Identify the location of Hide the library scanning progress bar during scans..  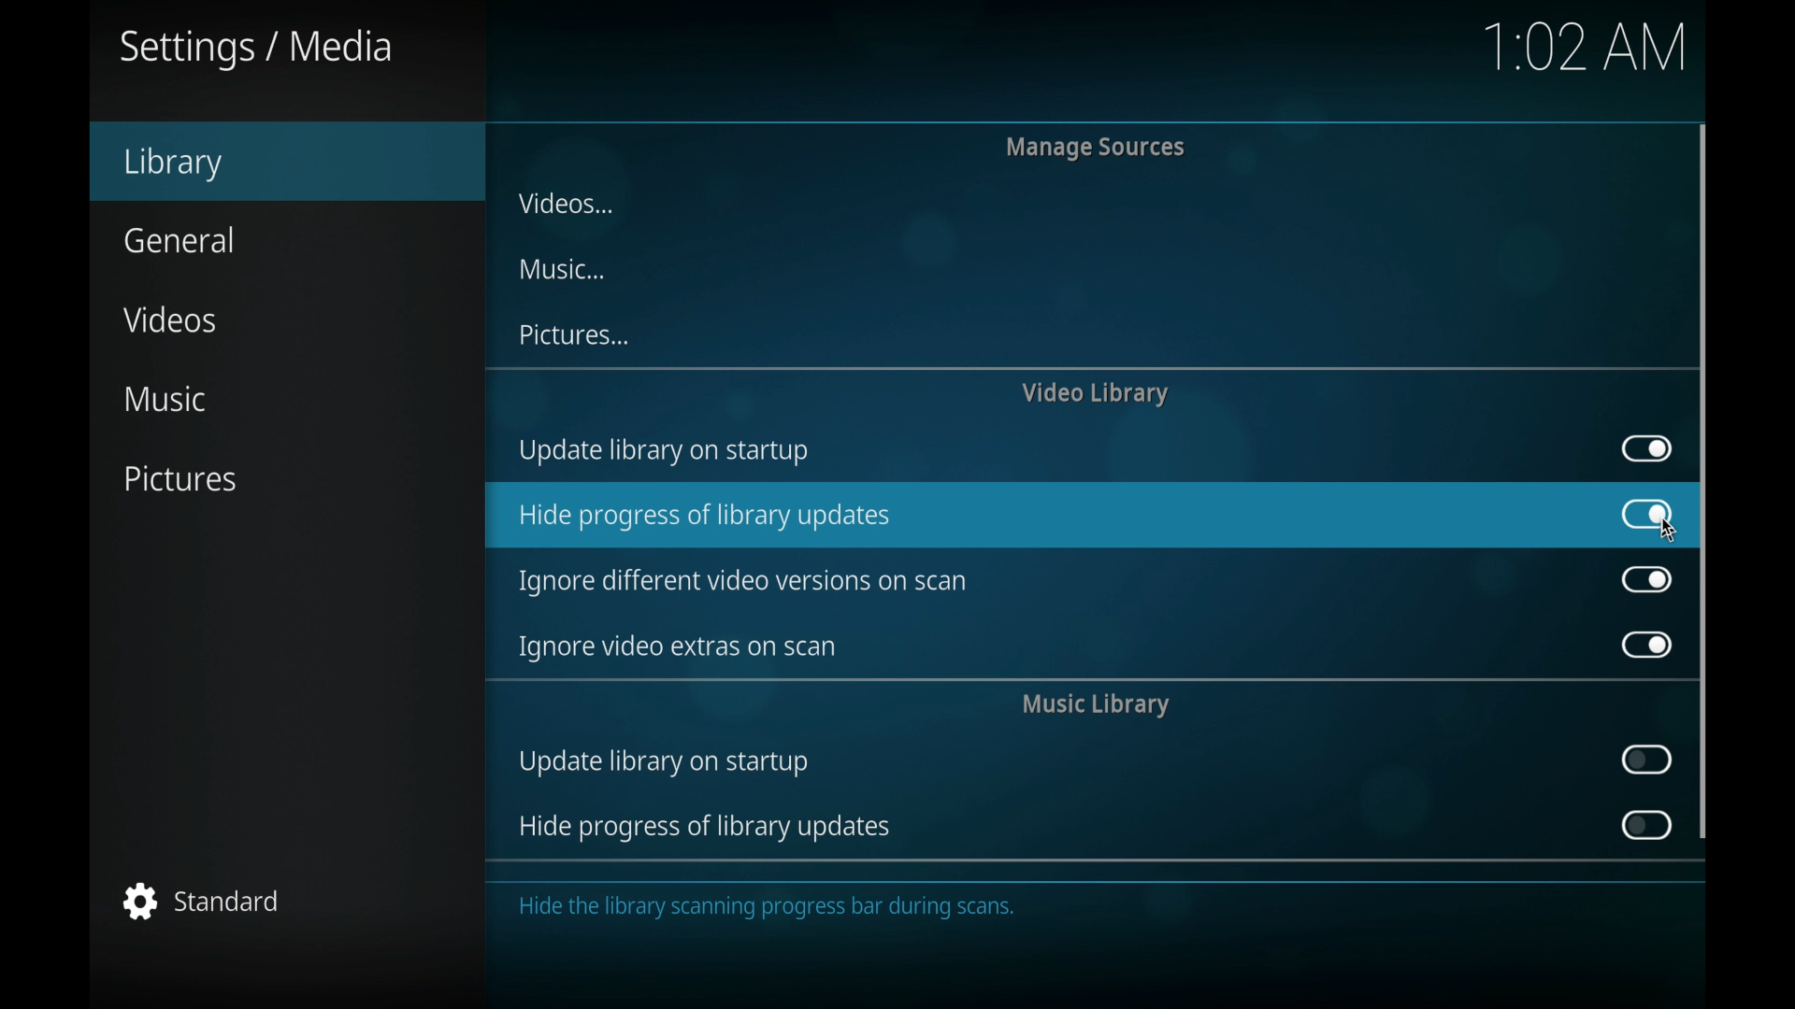
(762, 914).